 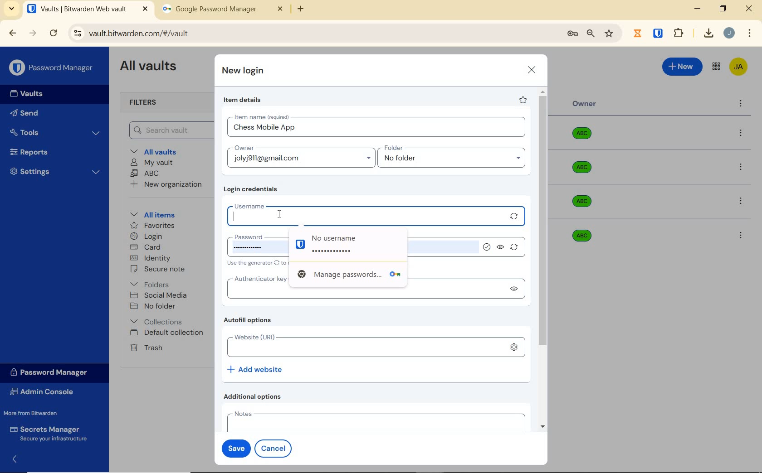 I want to click on Autofill options, so click(x=250, y=321).